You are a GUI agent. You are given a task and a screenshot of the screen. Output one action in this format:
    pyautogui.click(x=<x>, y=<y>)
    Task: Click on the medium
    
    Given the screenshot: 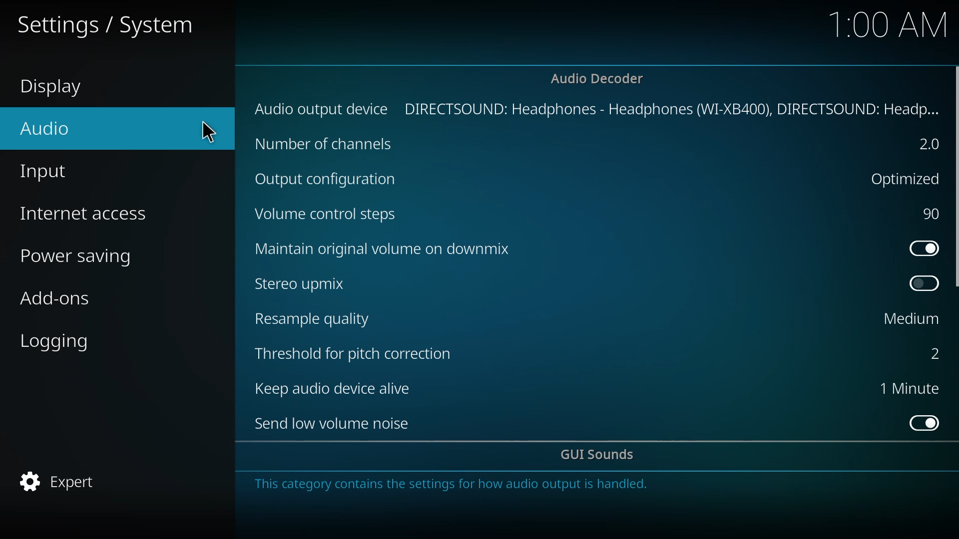 What is the action you would take?
    pyautogui.click(x=904, y=319)
    